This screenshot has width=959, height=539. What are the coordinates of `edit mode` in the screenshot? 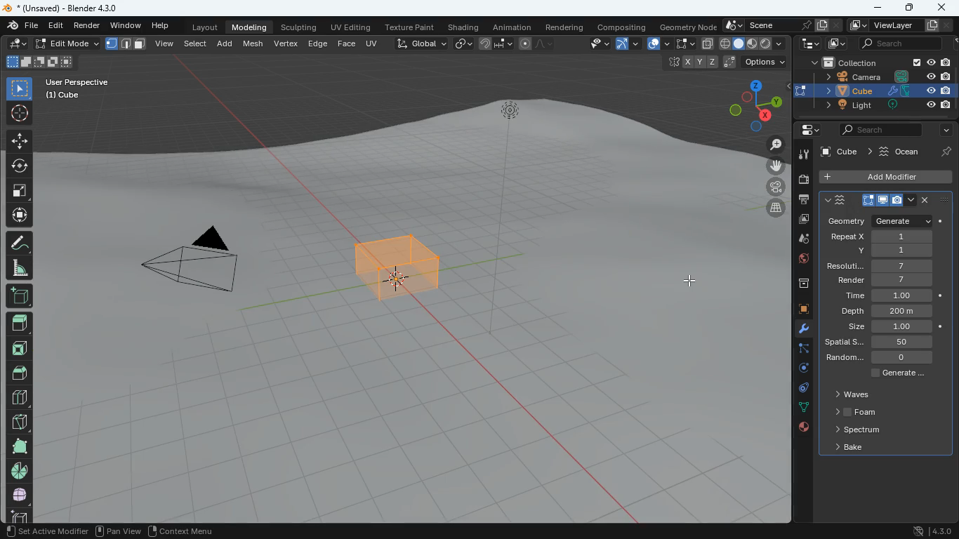 It's located at (65, 44).